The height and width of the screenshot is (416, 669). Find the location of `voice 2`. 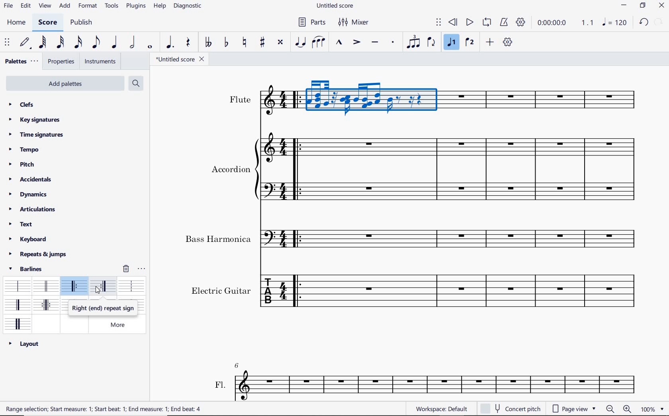

voice 2 is located at coordinates (469, 43).